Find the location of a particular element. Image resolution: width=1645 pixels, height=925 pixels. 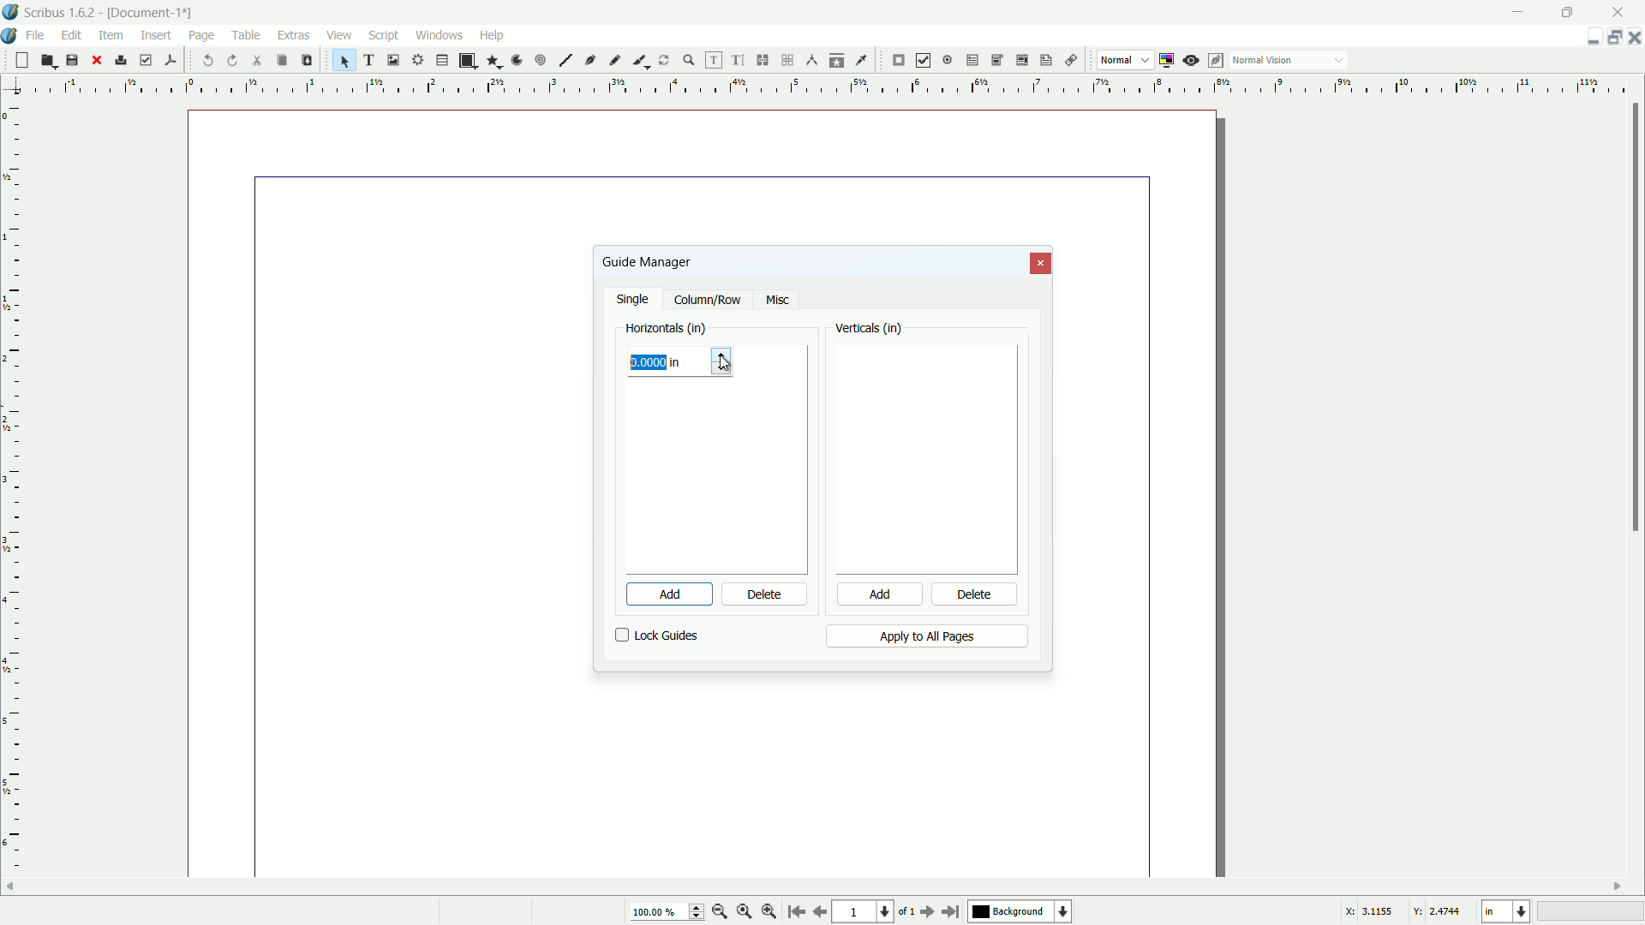

horizontal is located at coordinates (667, 329).